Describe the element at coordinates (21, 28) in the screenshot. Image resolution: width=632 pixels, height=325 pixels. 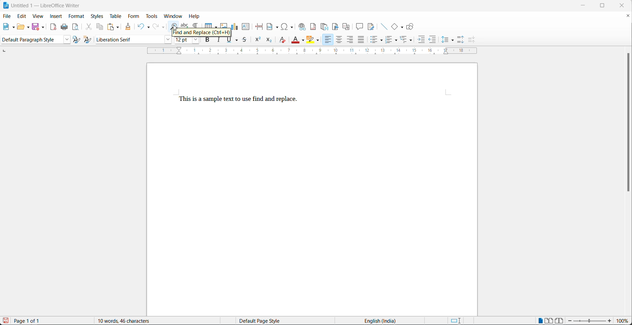
I see `open` at that location.